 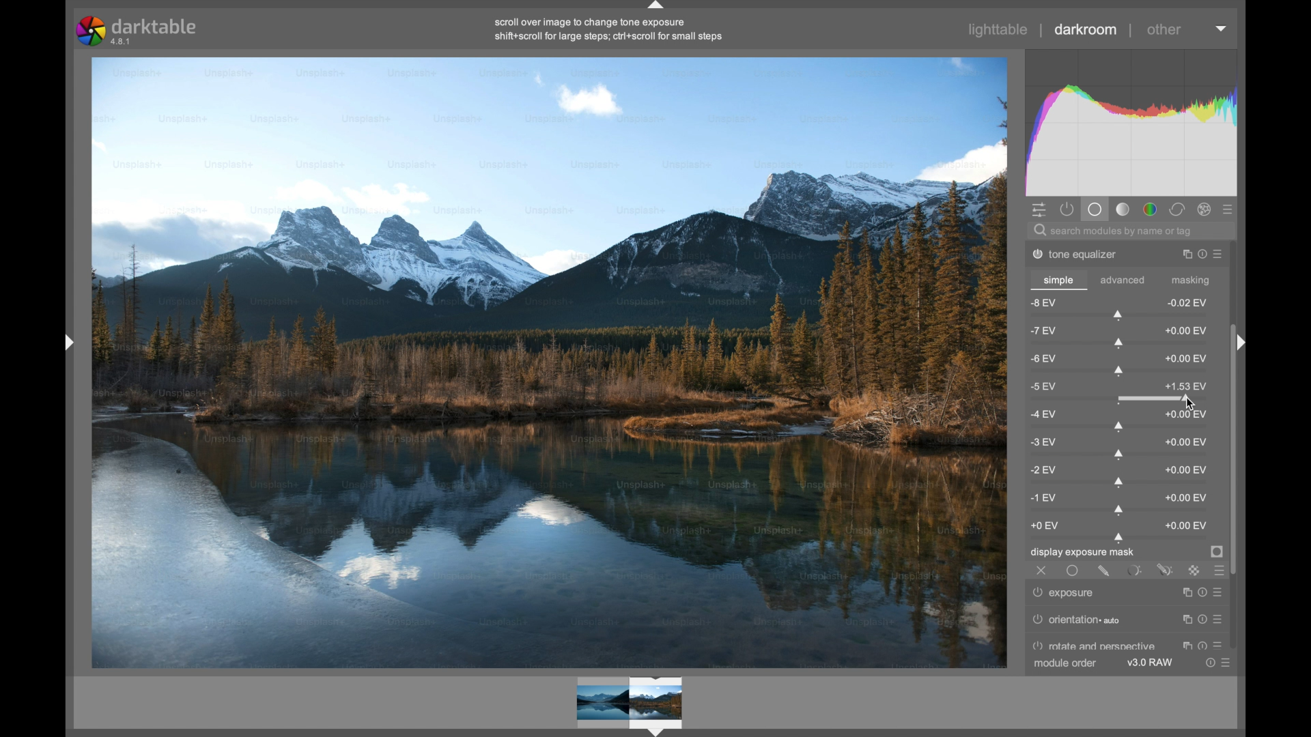 What do you see at coordinates (1164, 570) in the screenshot?
I see `drawn and parametric mask` at bounding box center [1164, 570].